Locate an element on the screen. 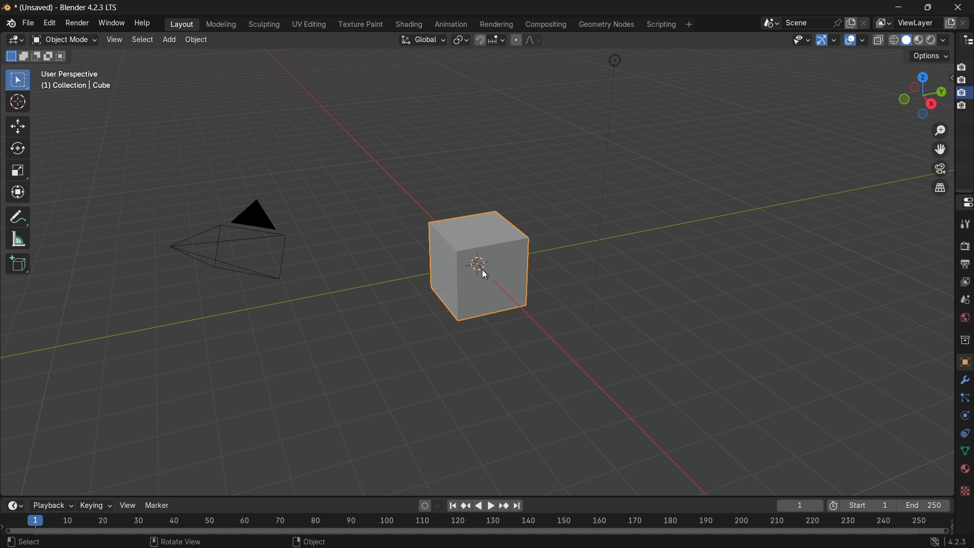 The height and width of the screenshot is (548, 974). rendering menu is located at coordinates (495, 24).